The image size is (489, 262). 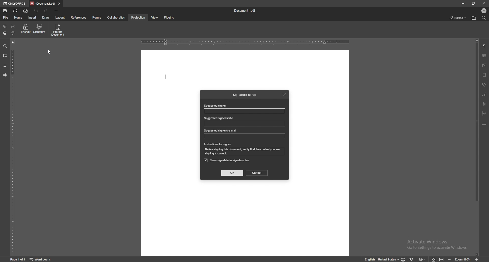 I want to click on image, so click(x=484, y=65).